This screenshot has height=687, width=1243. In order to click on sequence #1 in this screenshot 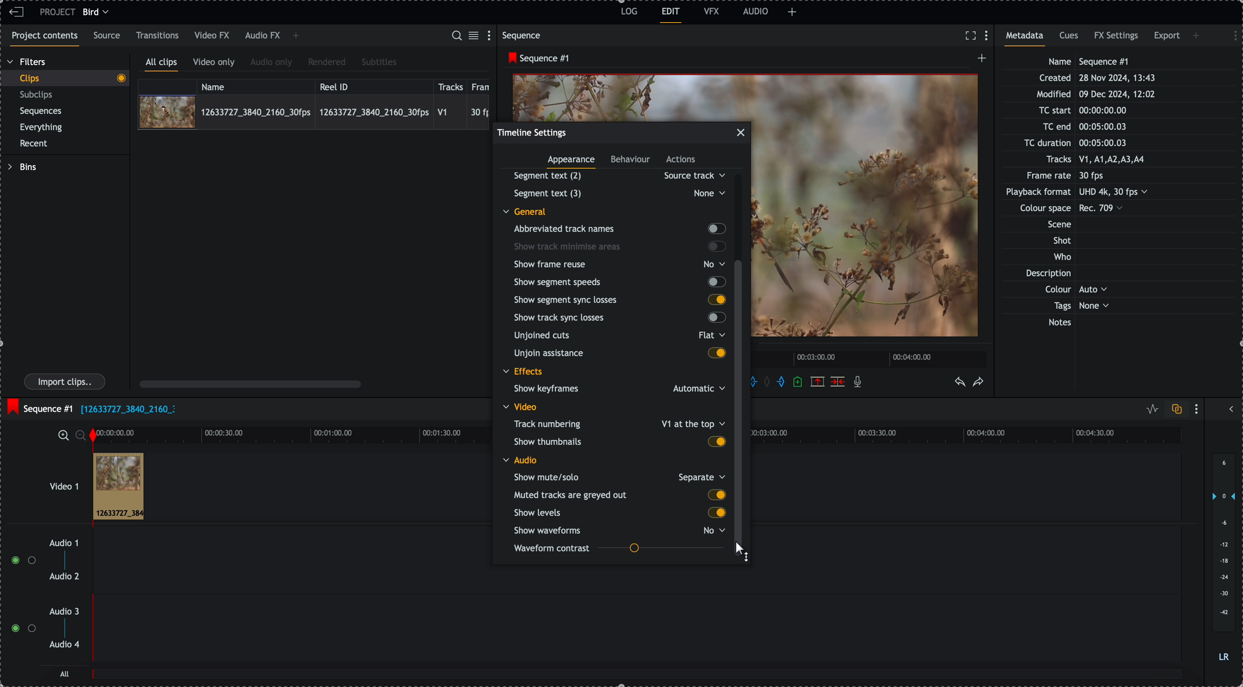, I will do `click(536, 58)`.